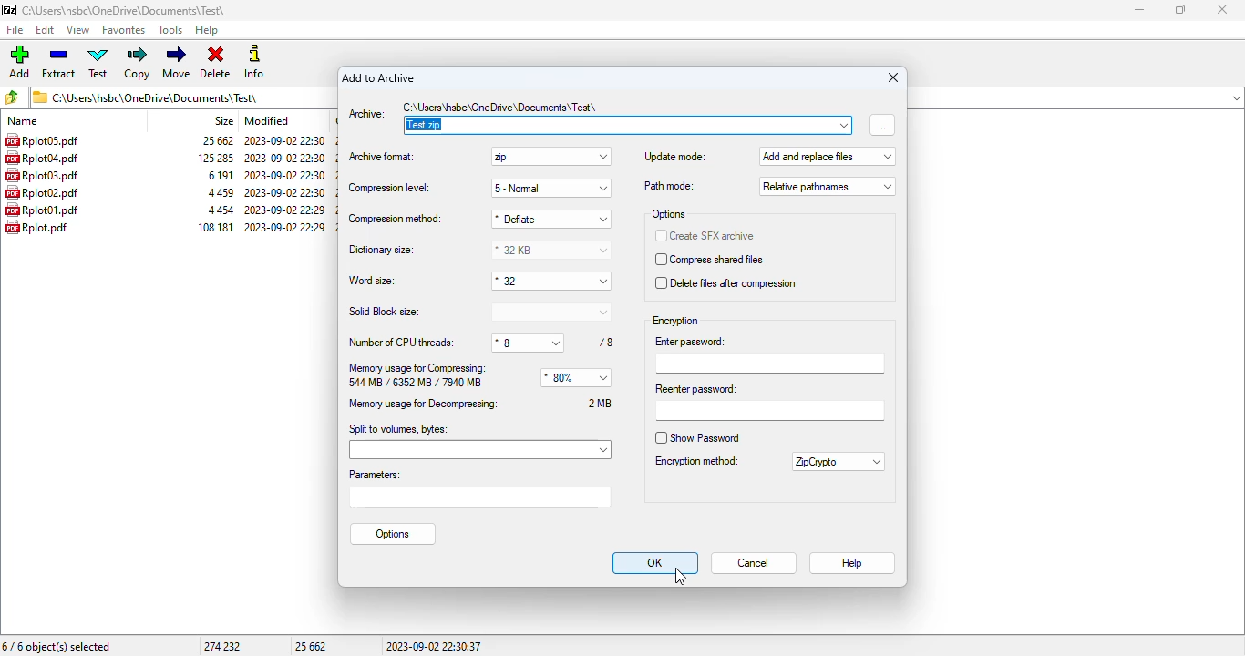 The width and height of the screenshot is (1245, 656). Describe the element at coordinates (171, 30) in the screenshot. I see `tools` at that location.